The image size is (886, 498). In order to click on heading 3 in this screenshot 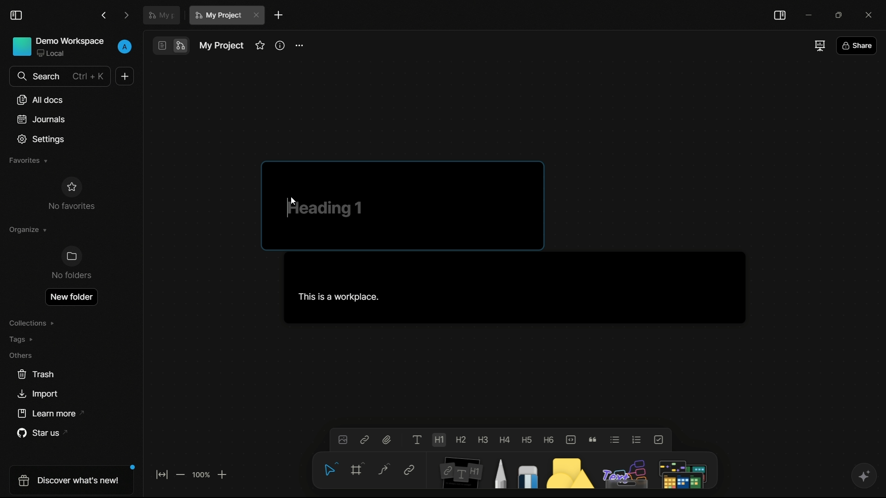, I will do `click(483, 438)`.